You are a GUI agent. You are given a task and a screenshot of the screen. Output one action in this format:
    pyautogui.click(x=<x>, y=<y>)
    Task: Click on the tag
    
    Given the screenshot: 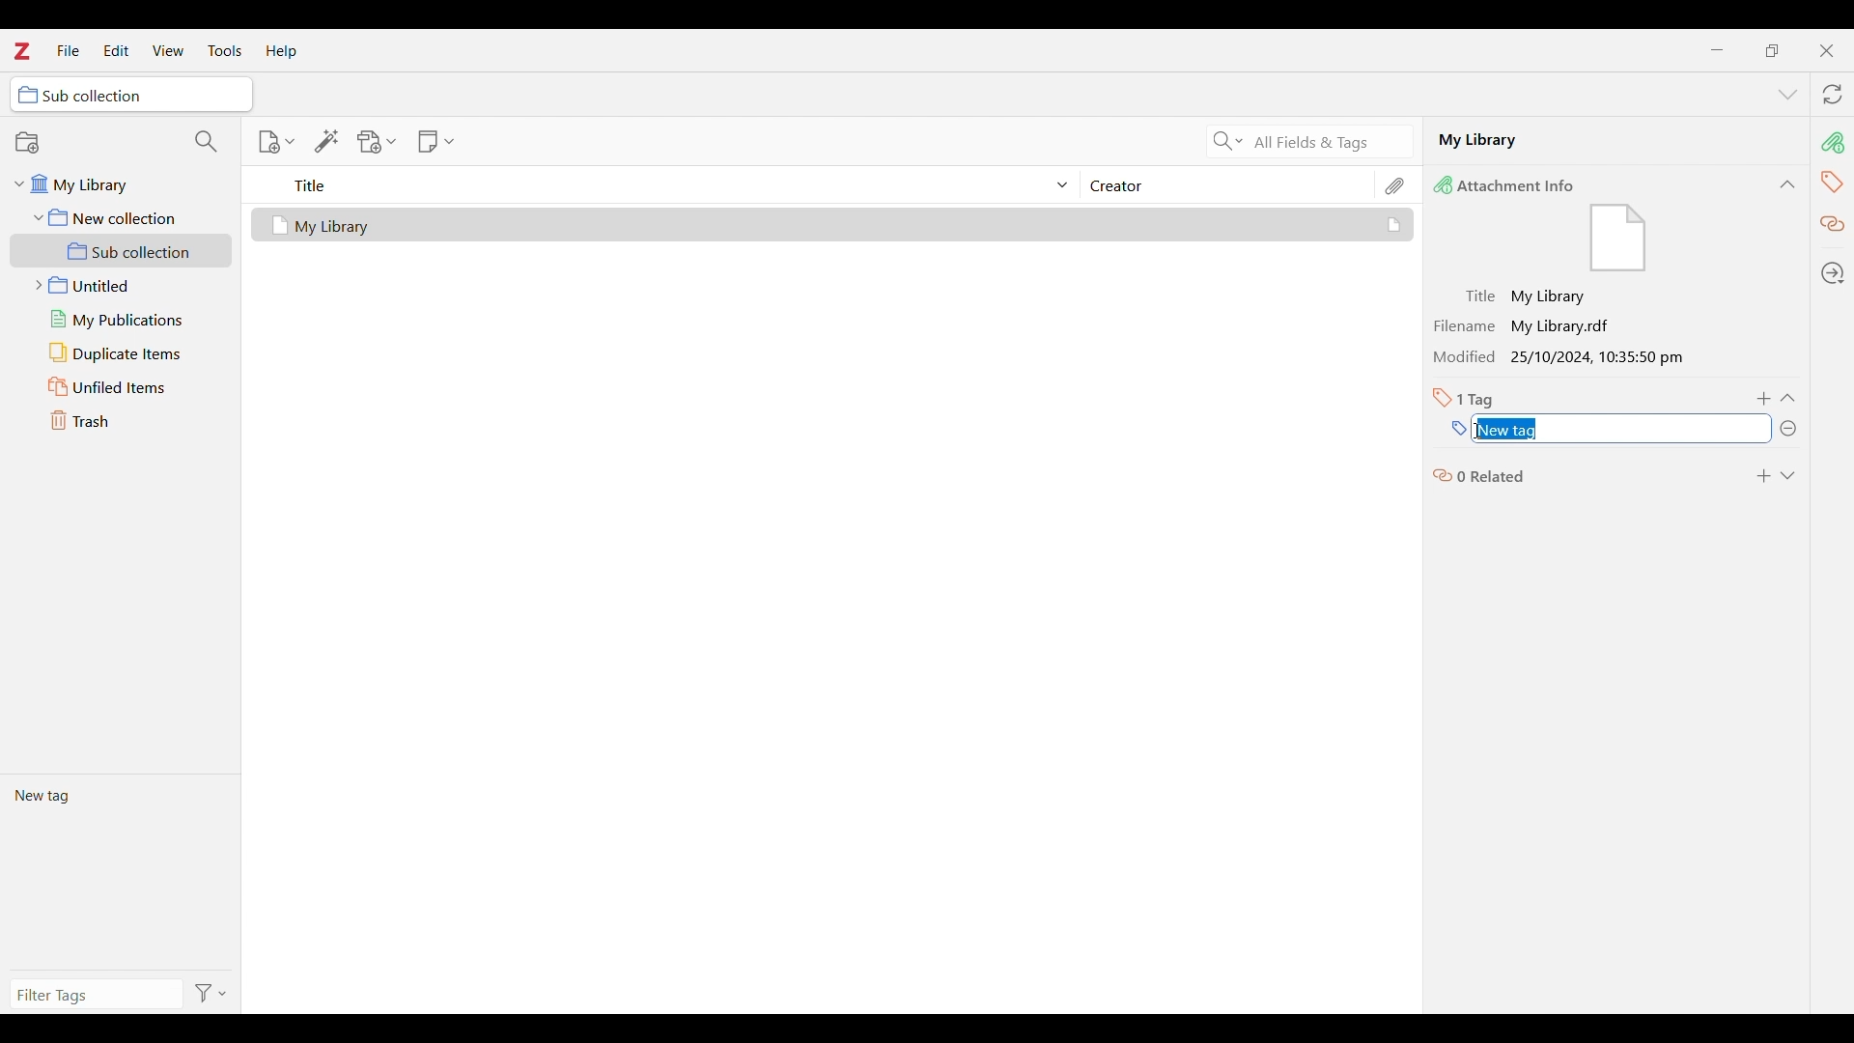 What is the action you would take?
    pyautogui.click(x=1832, y=181)
    